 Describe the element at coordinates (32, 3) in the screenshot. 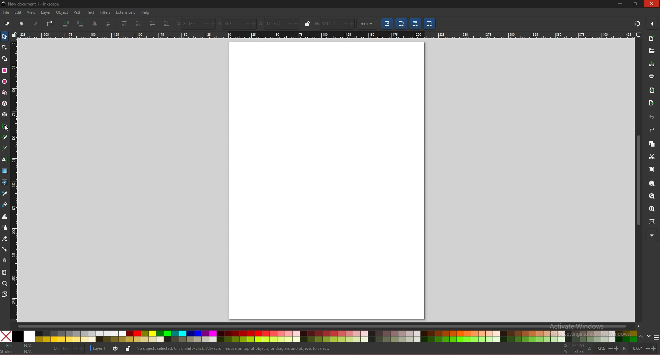

I see `title` at that location.